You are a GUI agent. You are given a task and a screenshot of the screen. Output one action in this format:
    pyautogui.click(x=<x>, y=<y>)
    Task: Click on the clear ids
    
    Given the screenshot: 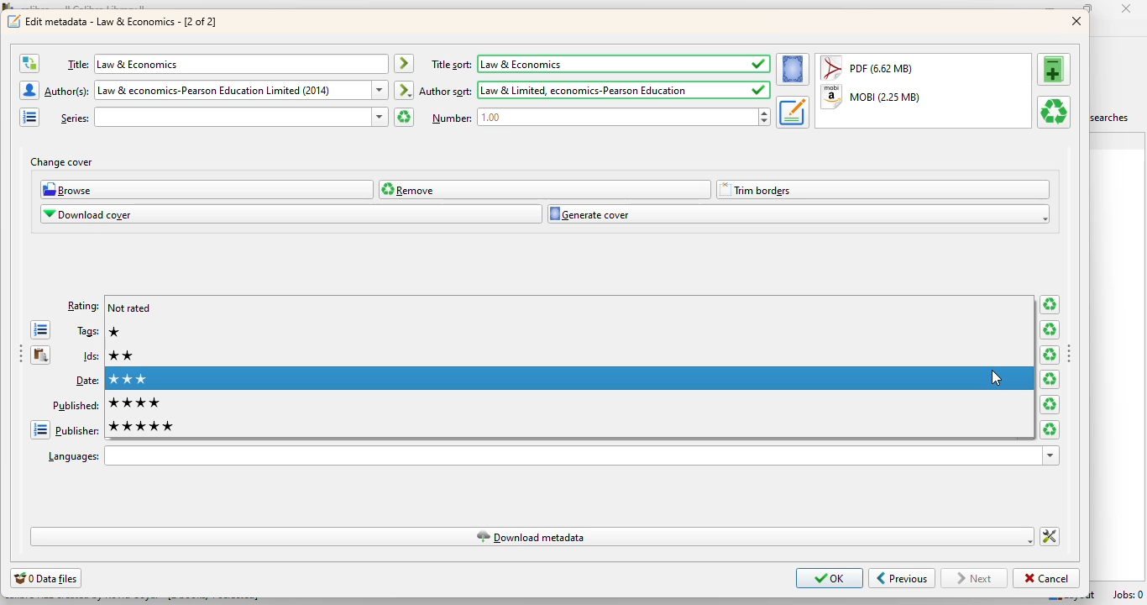 What is the action you would take?
    pyautogui.click(x=1049, y=355)
    